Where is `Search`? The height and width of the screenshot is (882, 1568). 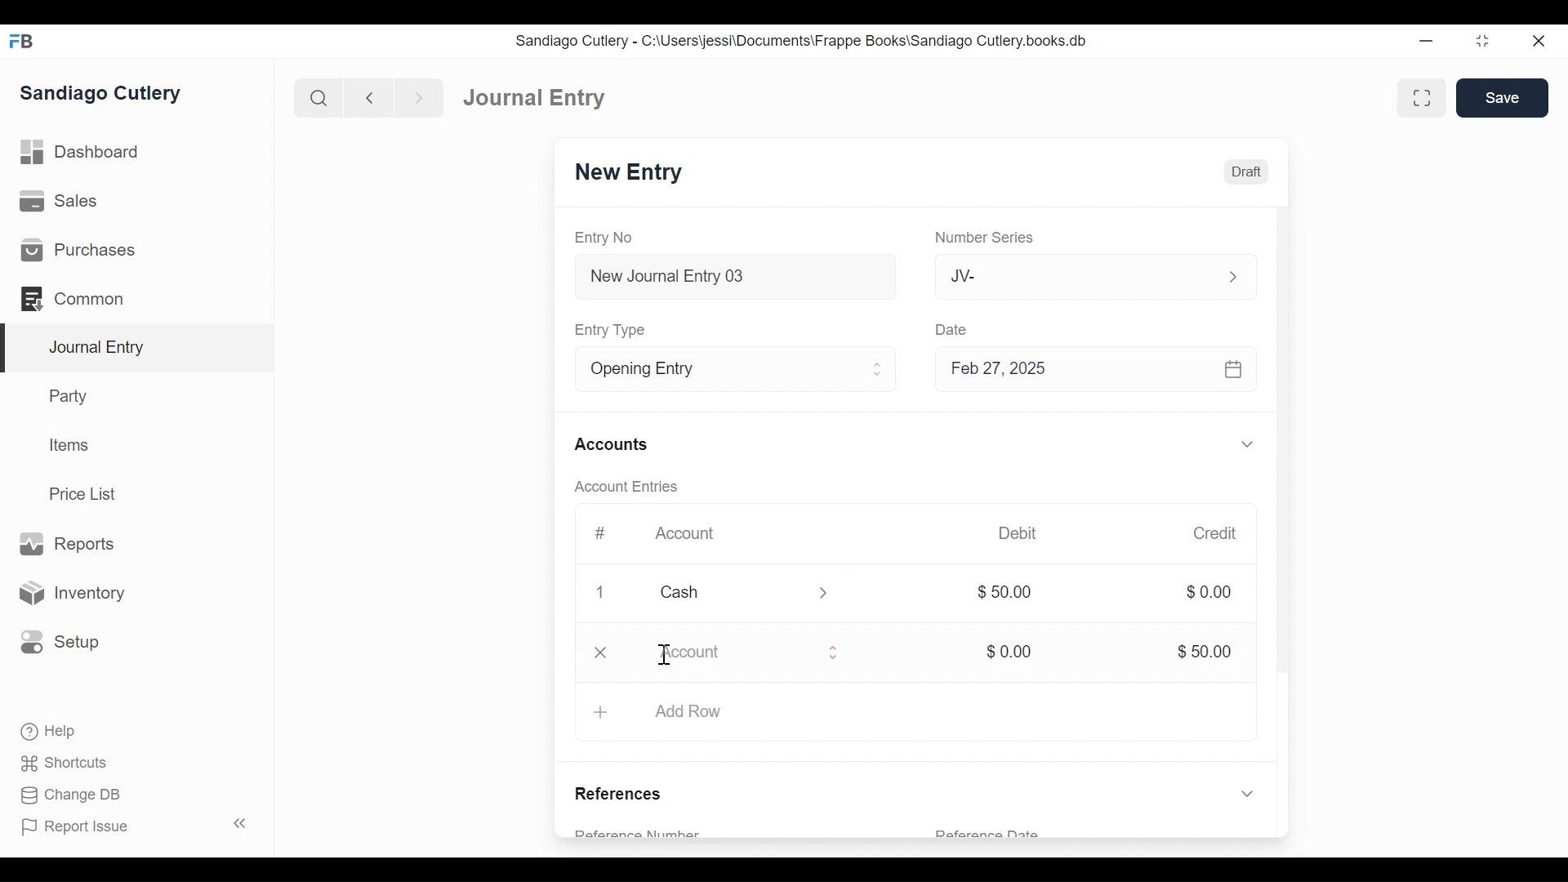
Search is located at coordinates (317, 97).